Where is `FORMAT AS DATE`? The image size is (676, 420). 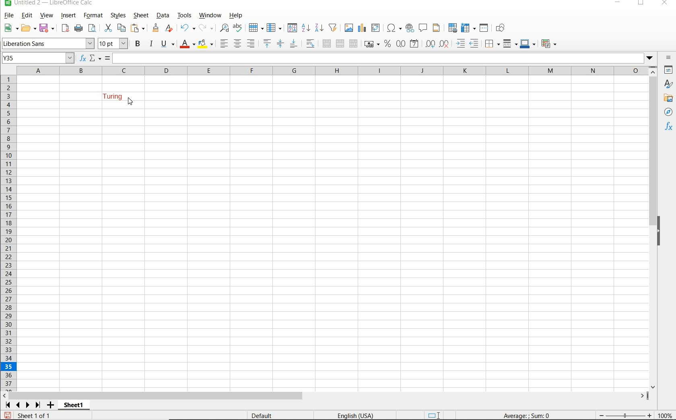
FORMAT AS DATE is located at coordinates (414, 44).